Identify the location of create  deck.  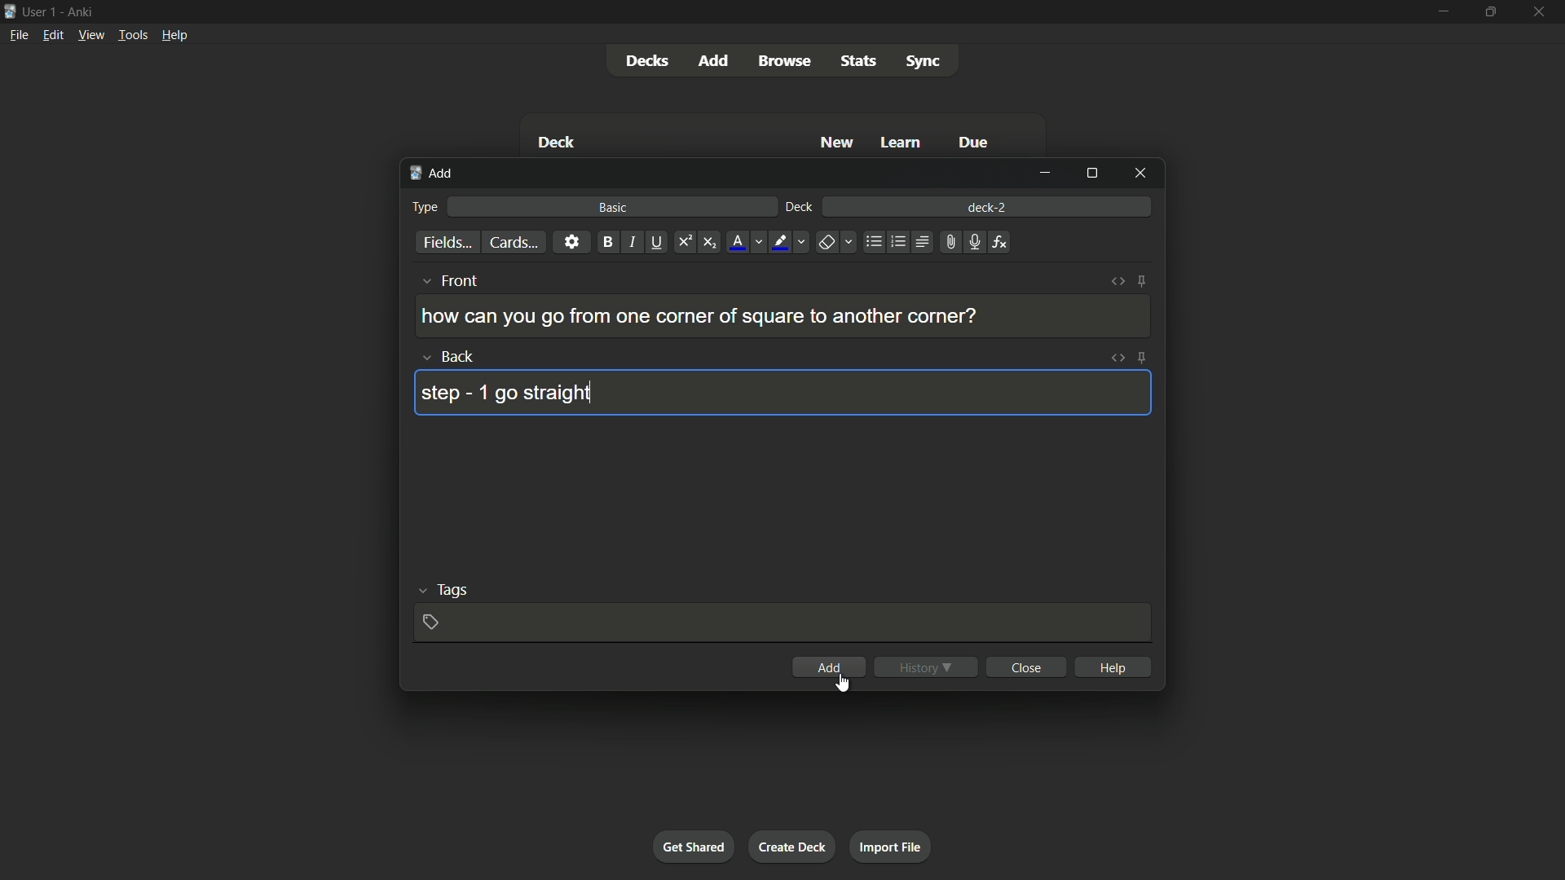
(793, 847).